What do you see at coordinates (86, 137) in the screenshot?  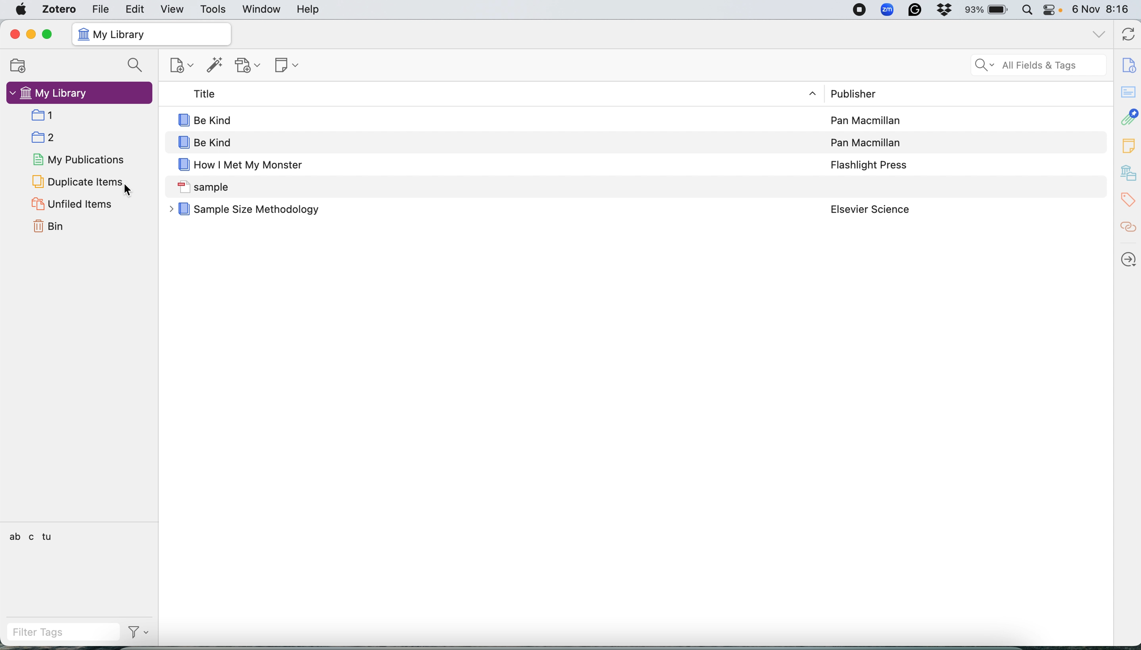 I see `File 2` at bounding box center [86, 137].